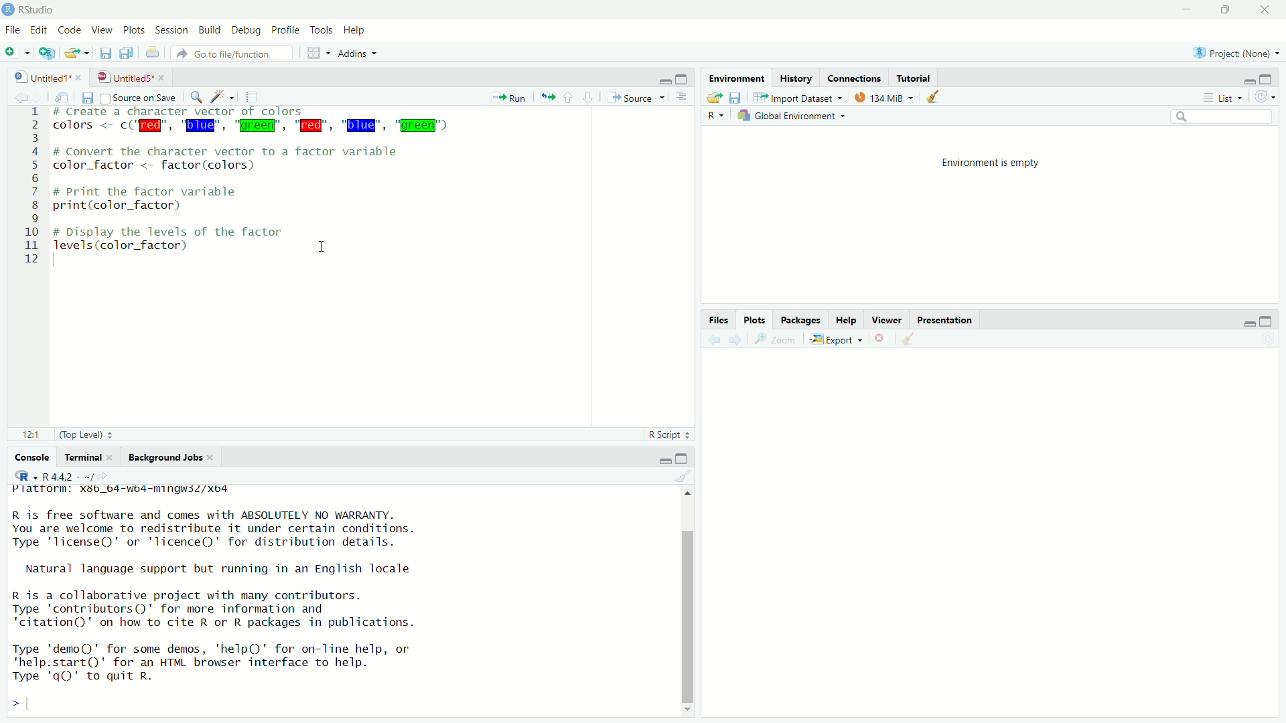 The height and width of the screenshot is (723, 1286). Describe the element at coordinates (1188, 8) in the screenshot. I see `minimize` at that location.